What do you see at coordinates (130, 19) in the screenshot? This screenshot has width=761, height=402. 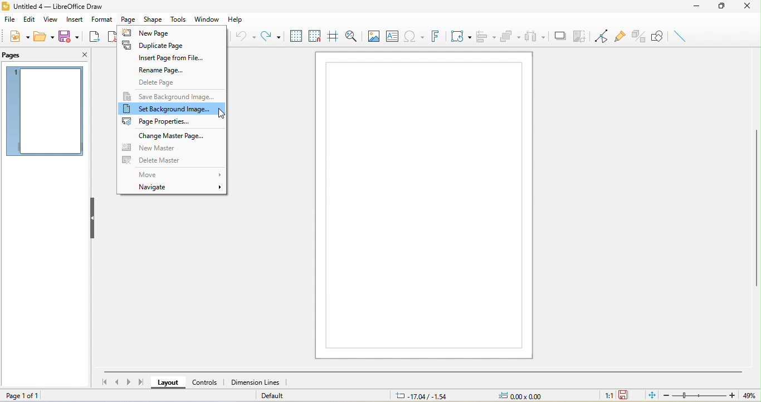 I see `page` at bounding box center [130, 19].